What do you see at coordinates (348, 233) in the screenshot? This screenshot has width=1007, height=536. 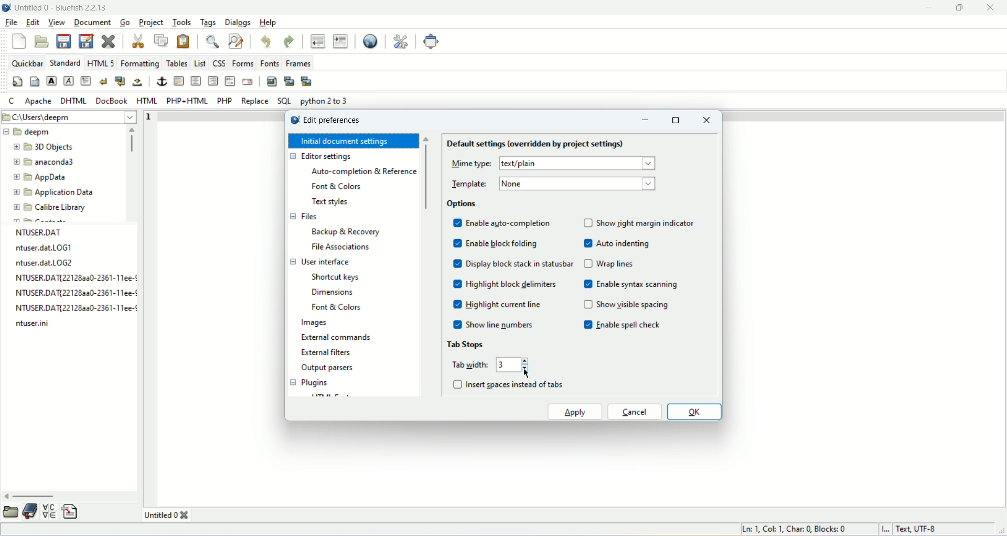 I see `backup and recovery` at bounding box center [348, 233].